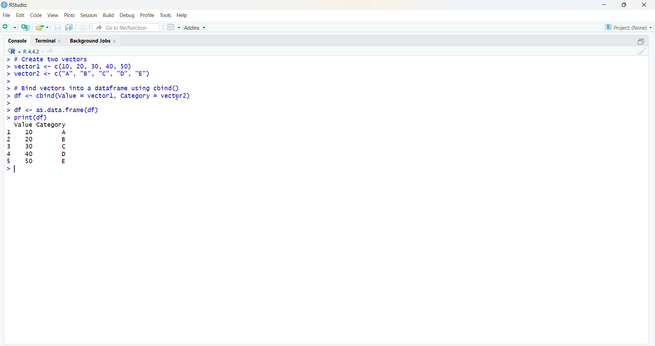 The image size is (655, 346). What do you see at coordinates (93, 41) in the screenshot?
I see `Background Jobs` at bounding box center [93, 41].